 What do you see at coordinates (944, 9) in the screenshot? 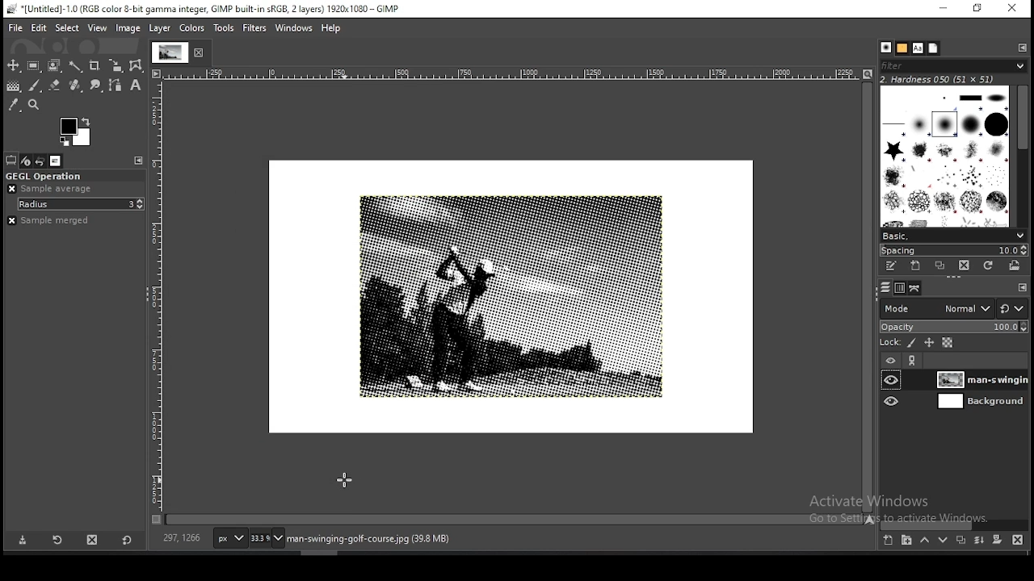
I see `minimize` at bounding box center [944, 9].